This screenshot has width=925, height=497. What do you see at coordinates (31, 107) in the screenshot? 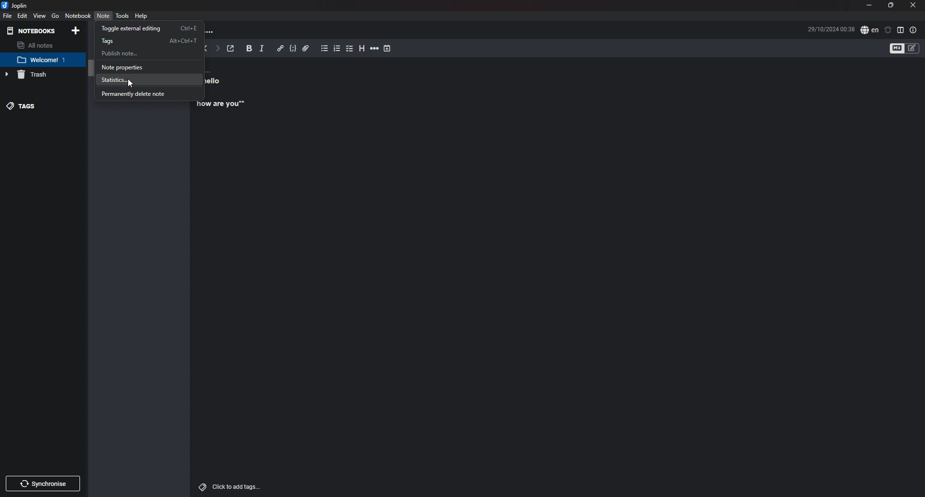
I see `tags` at bounding box center [31, 107].